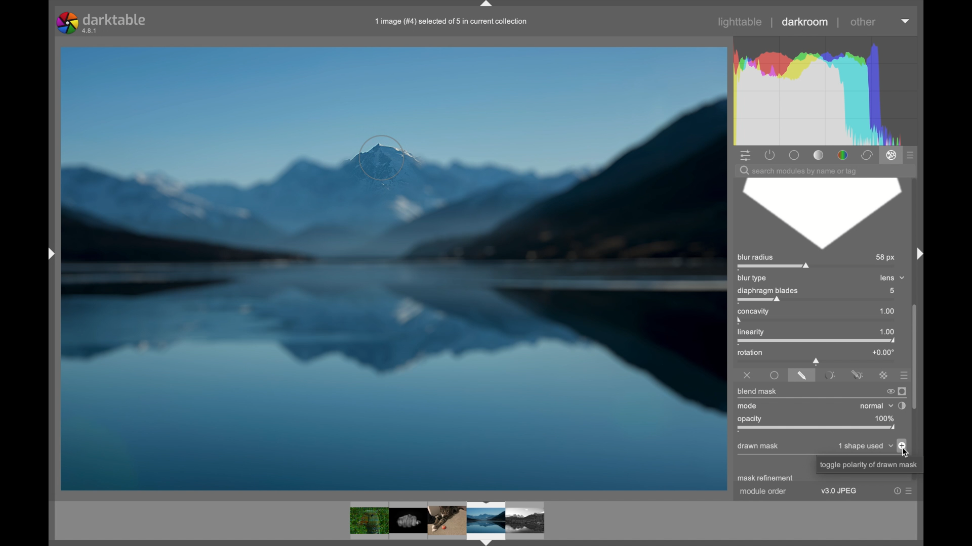  What do you see at coordinates (829, 375) in the screenshot?
I see `parametricamsk` at bounding box center [829, 375].